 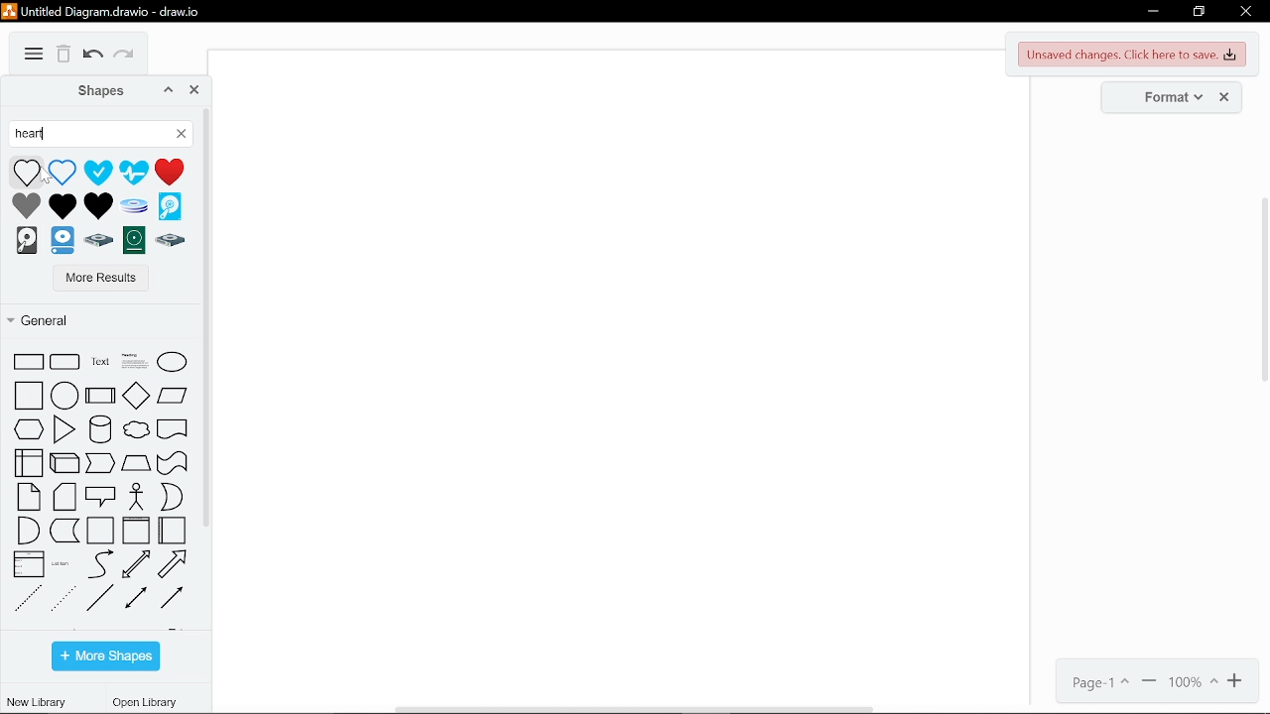 What do you see at coordinates (65, 531) in the screenshot?
I see `data storage` at bounding box center [65, 531].